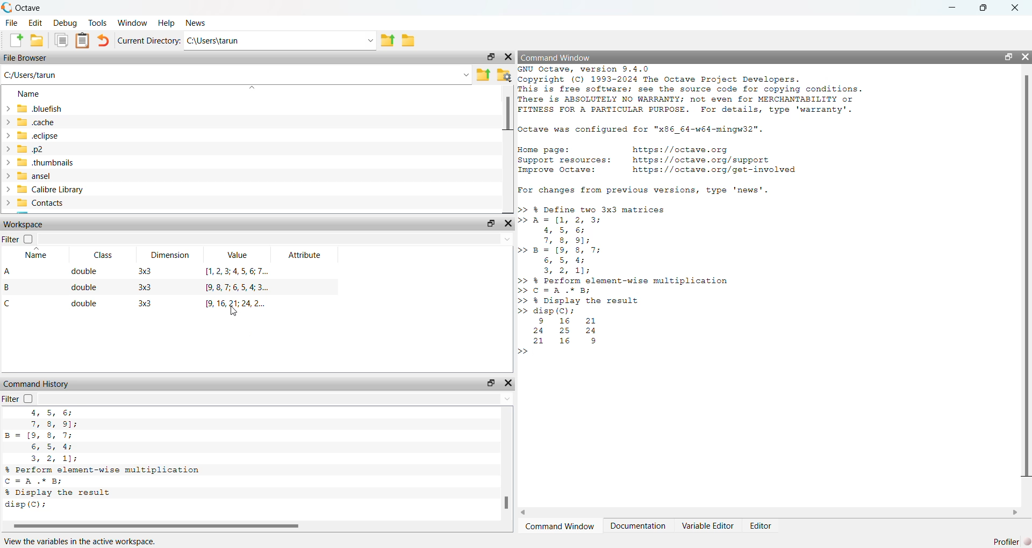 This screenshot has height=548, width=1032. Describe the element at coordinates (276, 399) in the screenshot. I see `Dropdown` at that location.